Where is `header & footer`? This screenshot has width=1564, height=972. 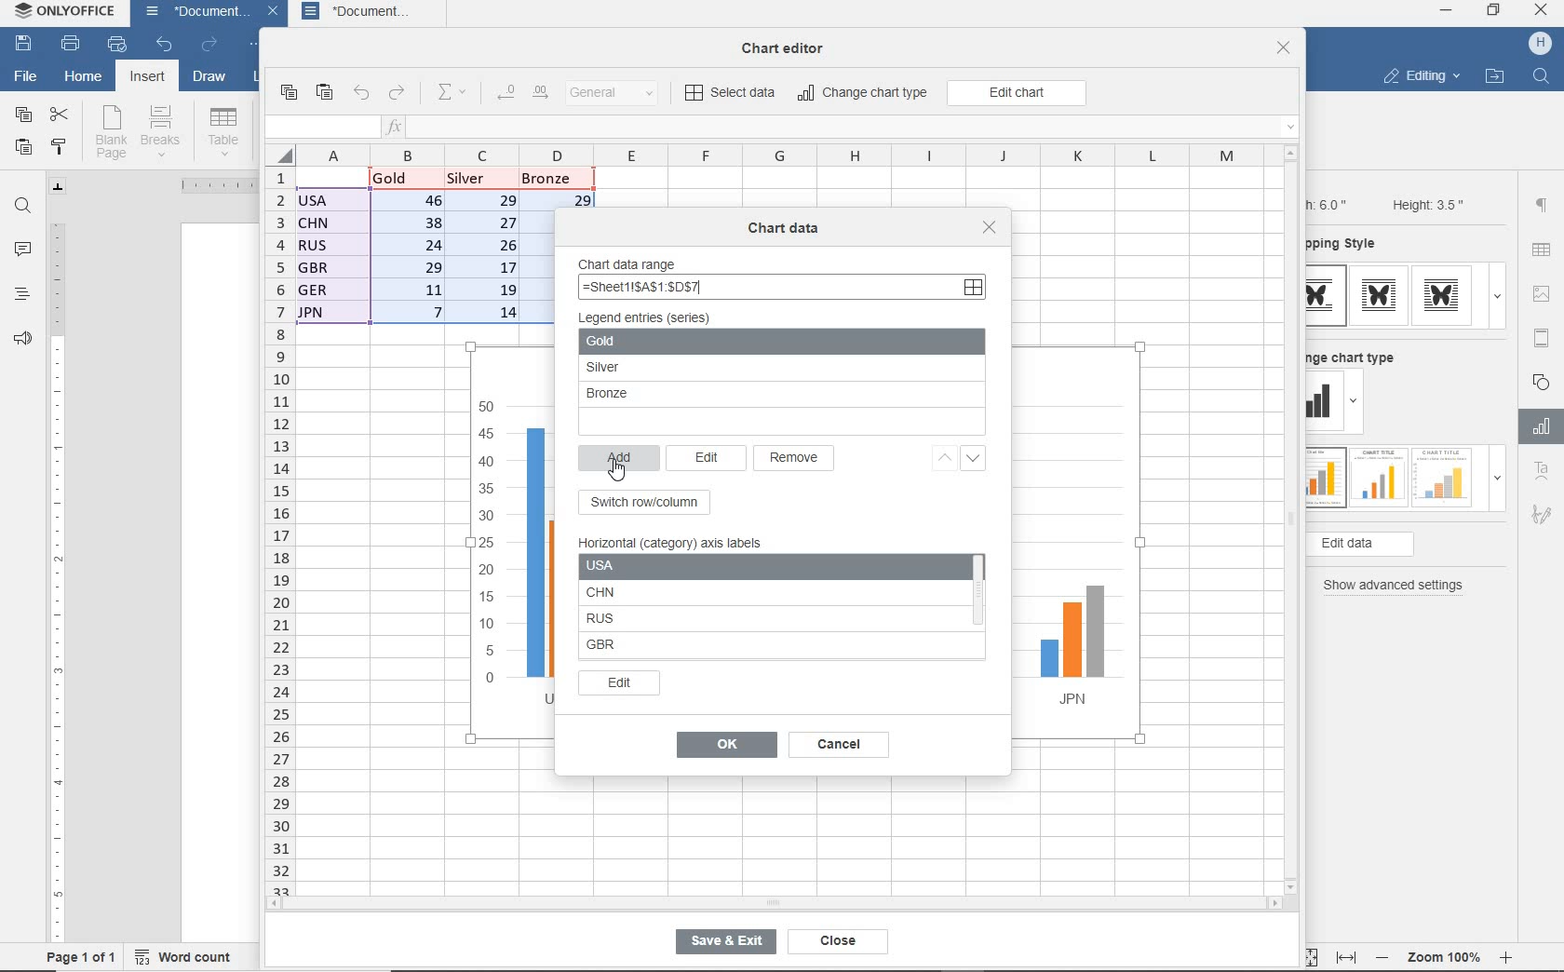 header & footer is located at coordinates (1541, 337).